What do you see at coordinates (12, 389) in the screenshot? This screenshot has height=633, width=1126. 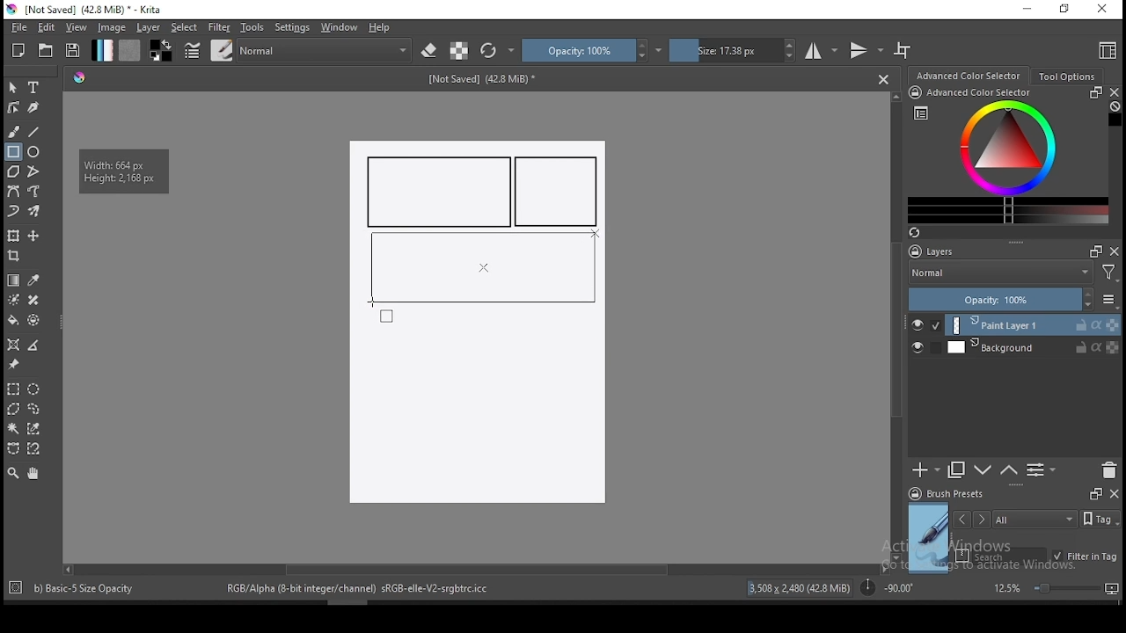 I see `rectangular selection tool` at bounding box center [12, 389].